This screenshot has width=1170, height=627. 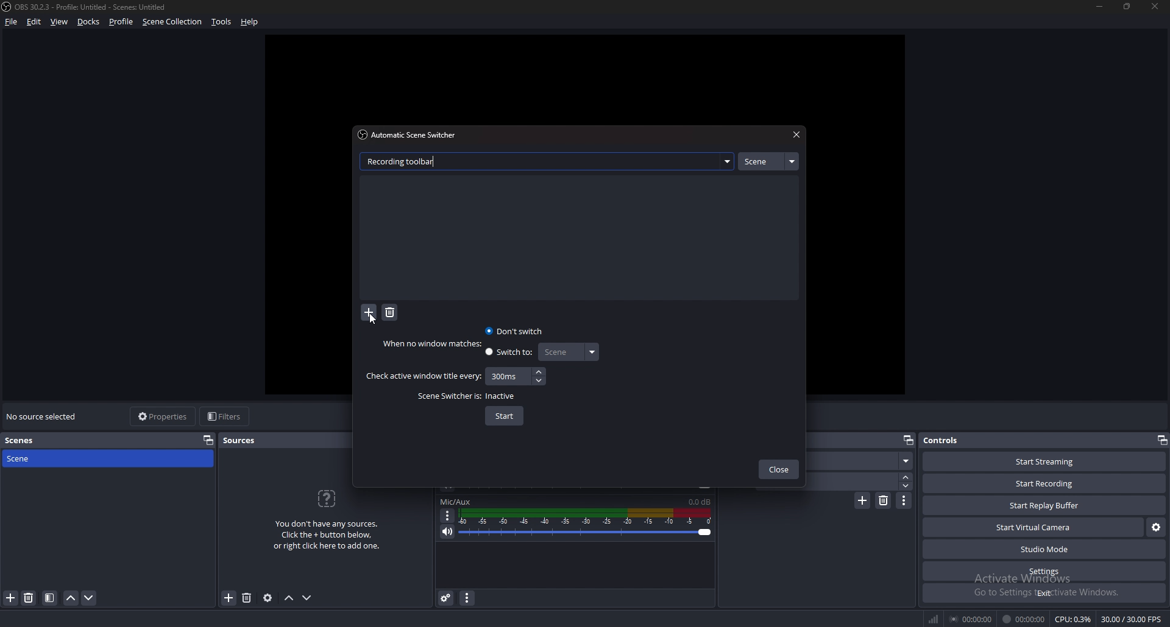 What do you see at coordinates (1152, 5) in the screenshot?
I see `close` at bounding box center [1152, 5].